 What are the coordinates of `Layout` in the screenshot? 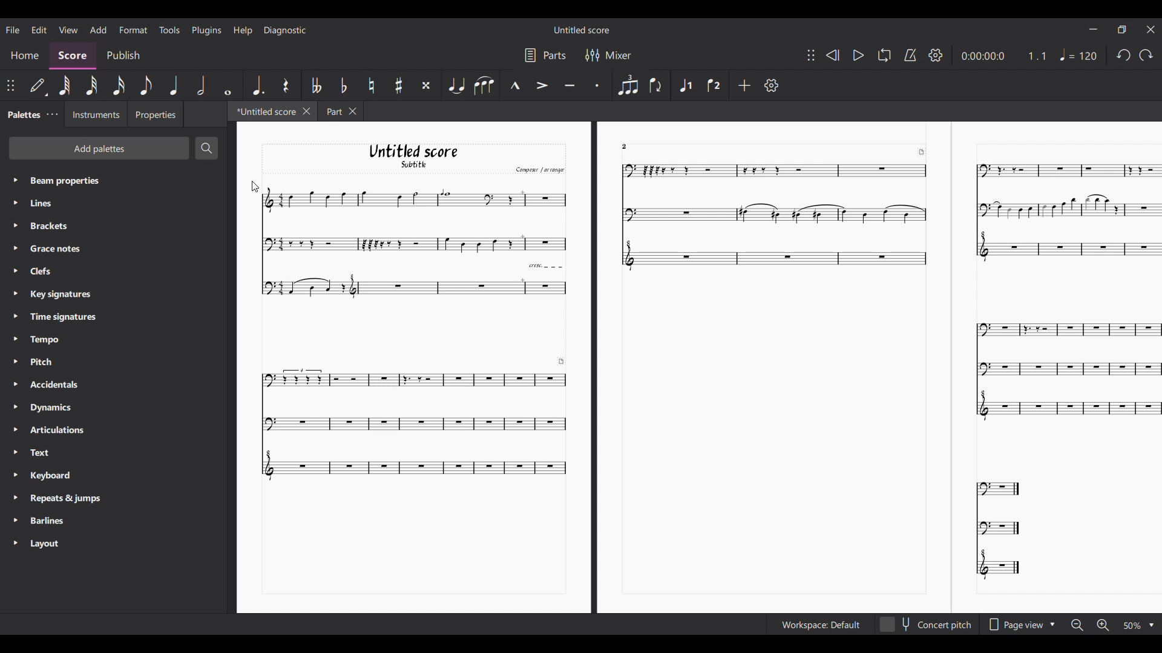 It's located at (48, 544).